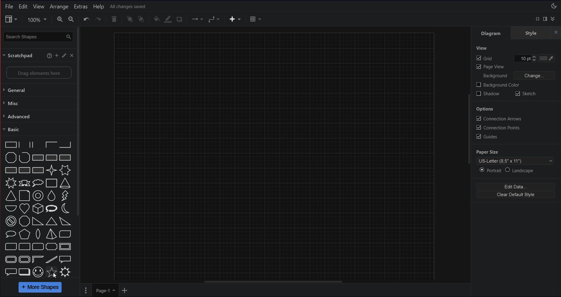  What do you see at coordinates (124, 291) in the screenshot?
I see `Add Page` at bounding box center [124, 291].